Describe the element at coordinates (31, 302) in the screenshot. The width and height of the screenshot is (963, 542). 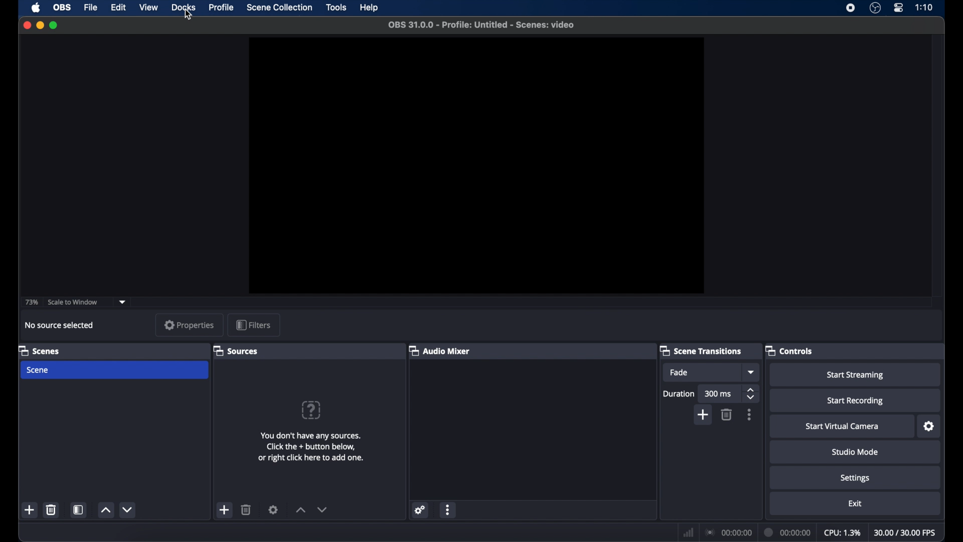
I see `73%` at that location.